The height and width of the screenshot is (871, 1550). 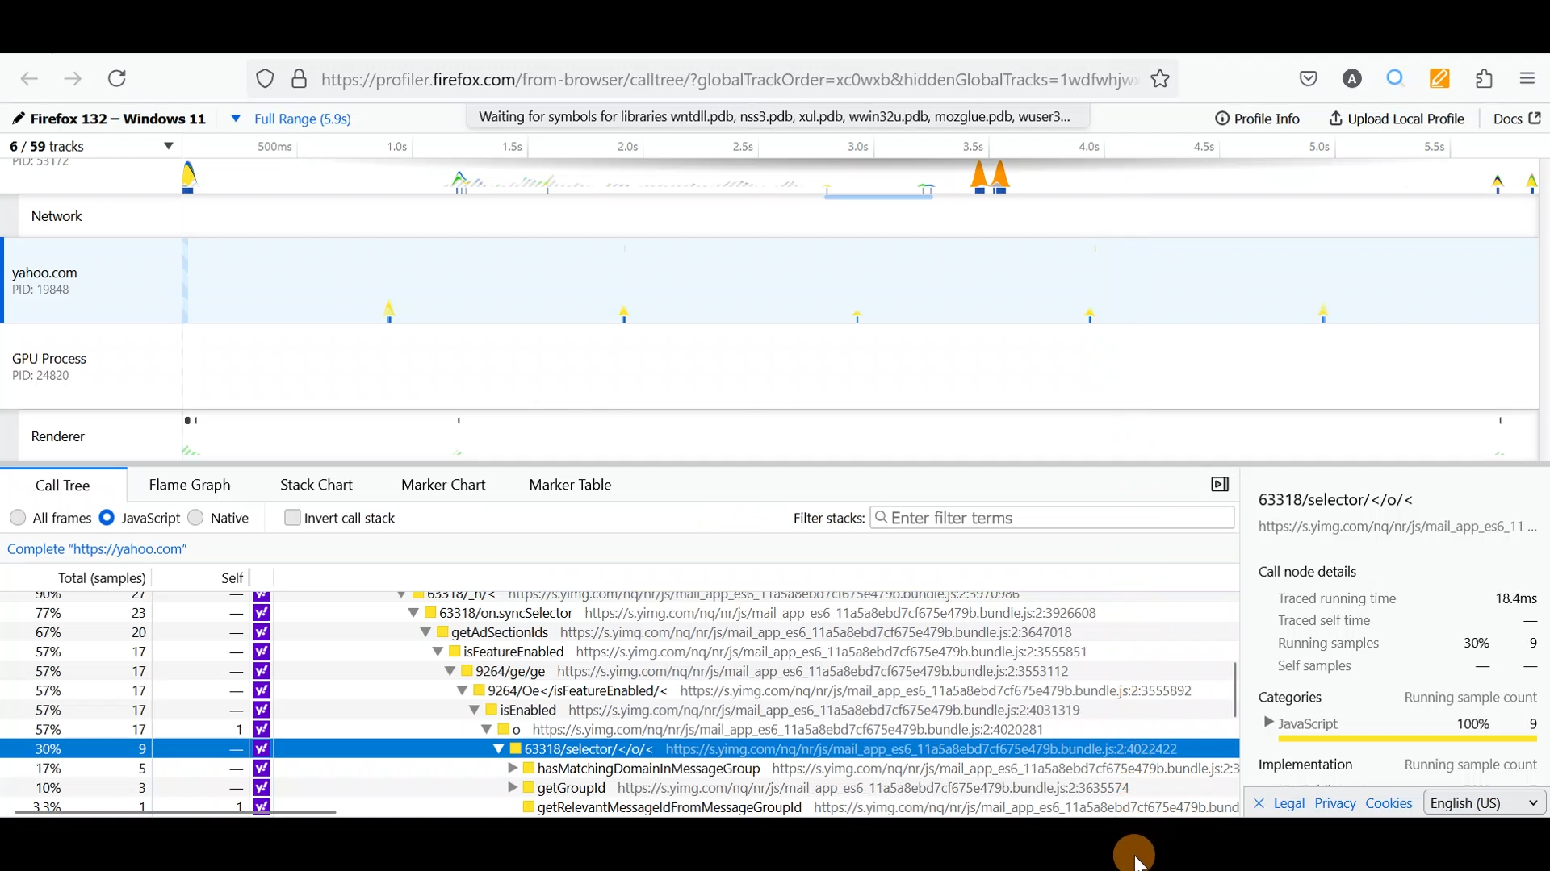 I want to click on | English (US), so click(x=1475, y=804).